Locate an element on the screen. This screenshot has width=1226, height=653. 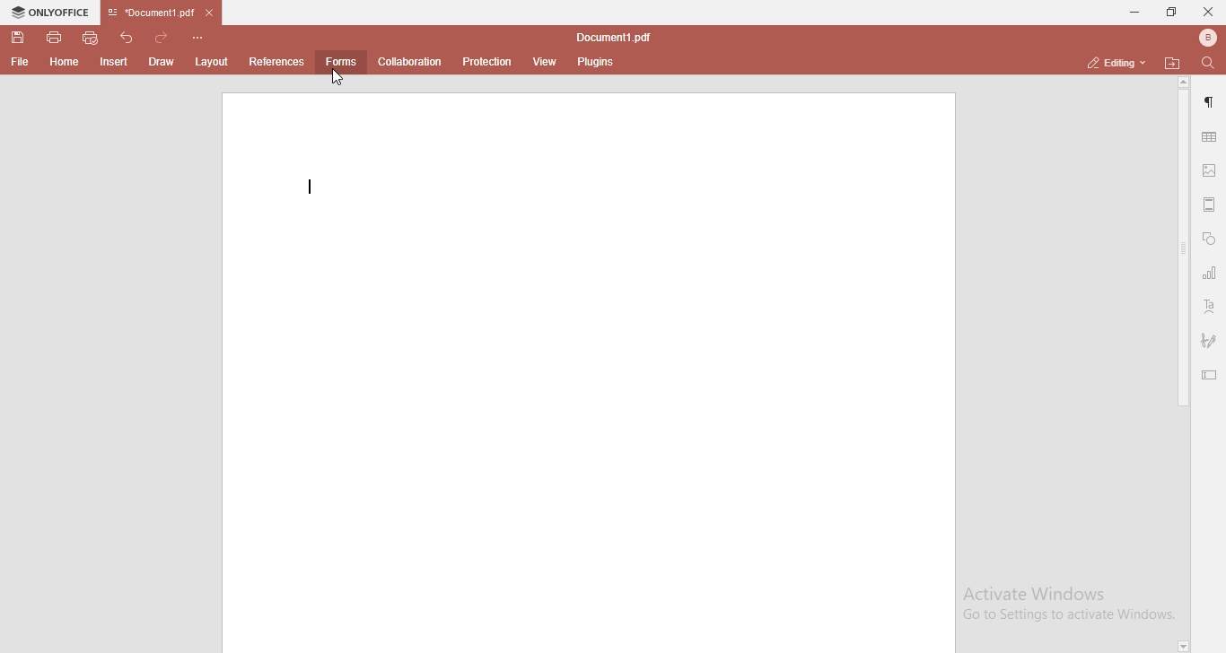
view is located at coordinates (546, 62).